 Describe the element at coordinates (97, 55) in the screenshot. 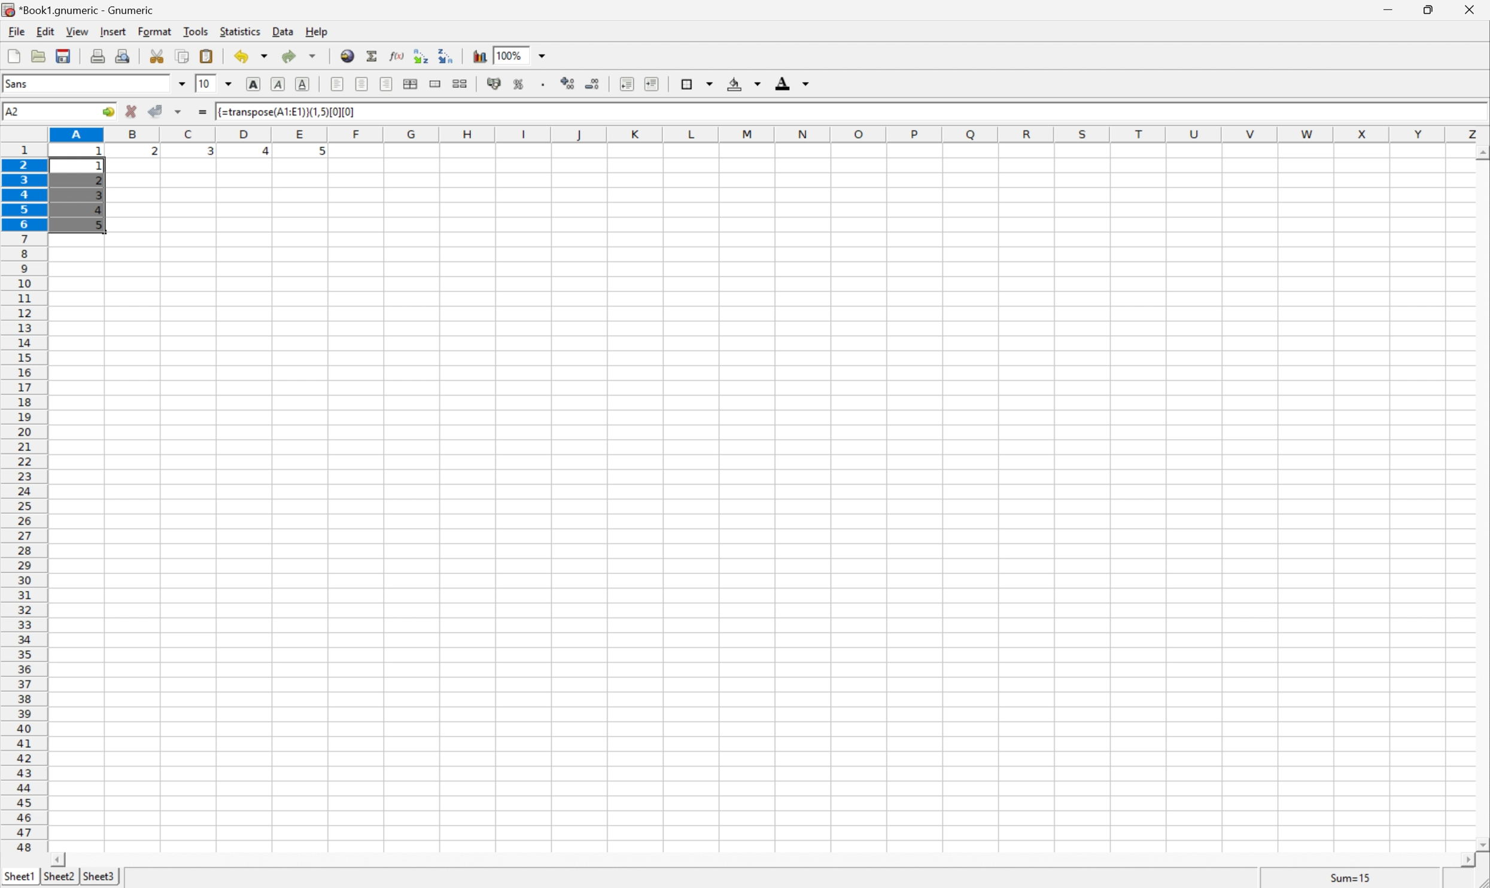

I see `print` at that location.